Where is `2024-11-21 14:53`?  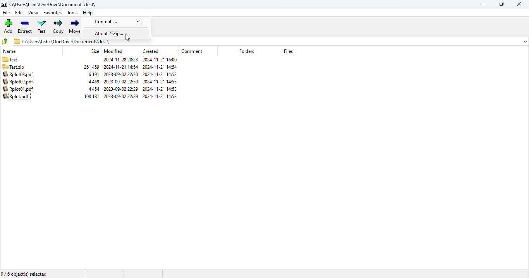 2024-11-21 14:53 is located at coordinates (161, 75).